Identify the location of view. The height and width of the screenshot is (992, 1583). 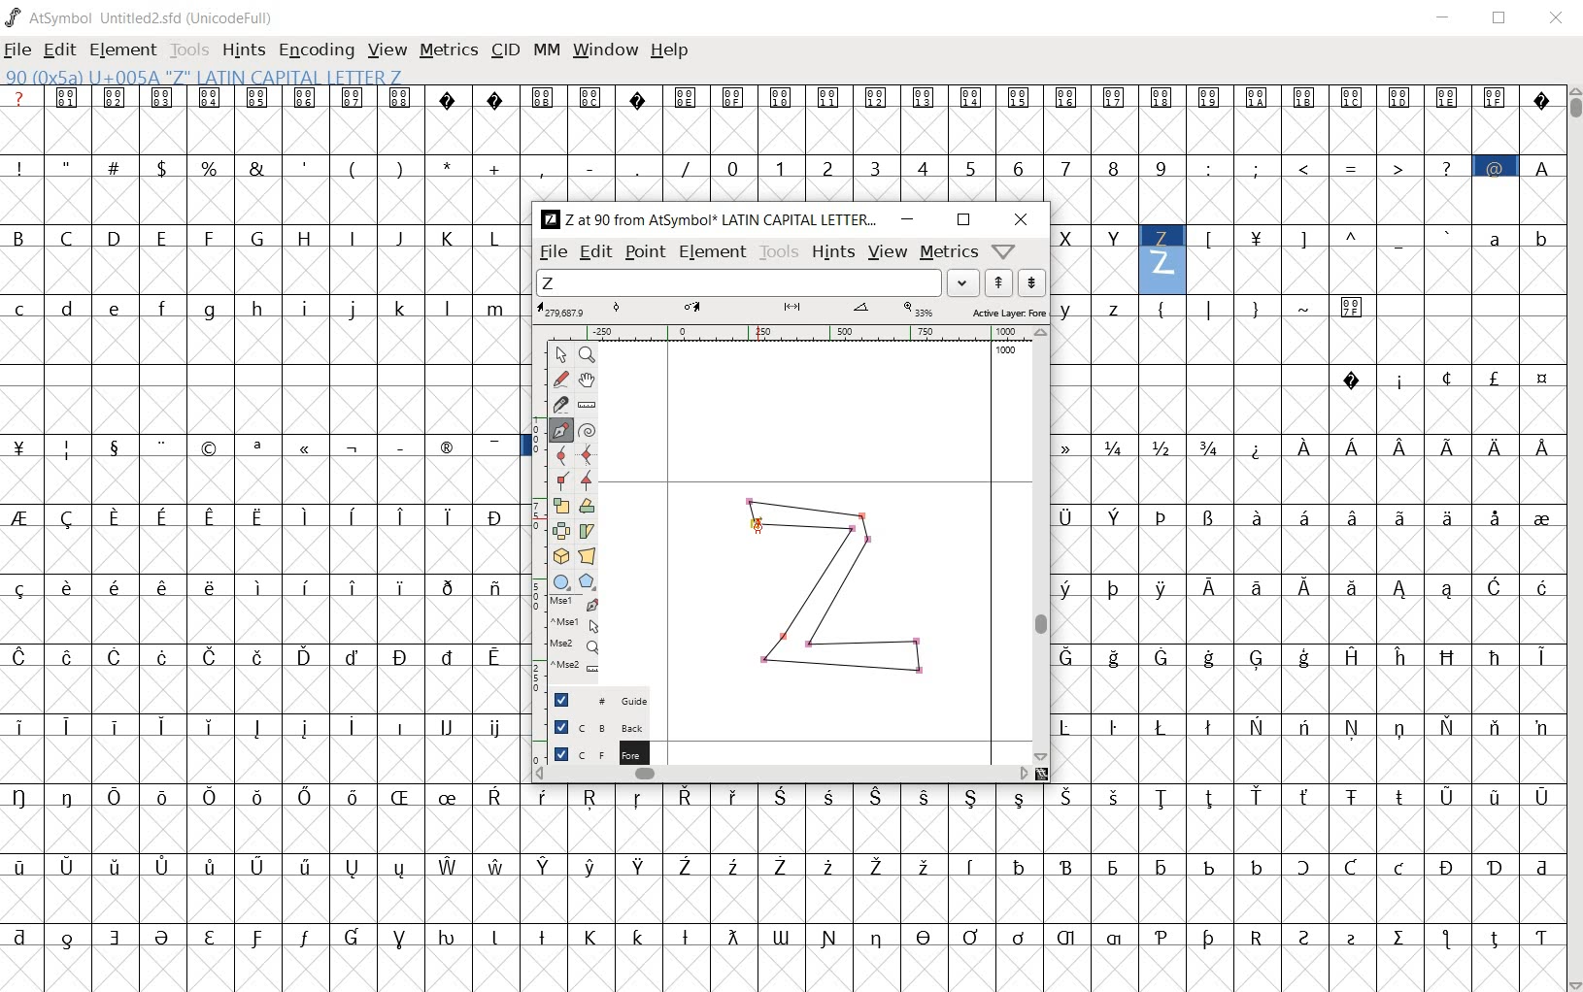
(887, 253).